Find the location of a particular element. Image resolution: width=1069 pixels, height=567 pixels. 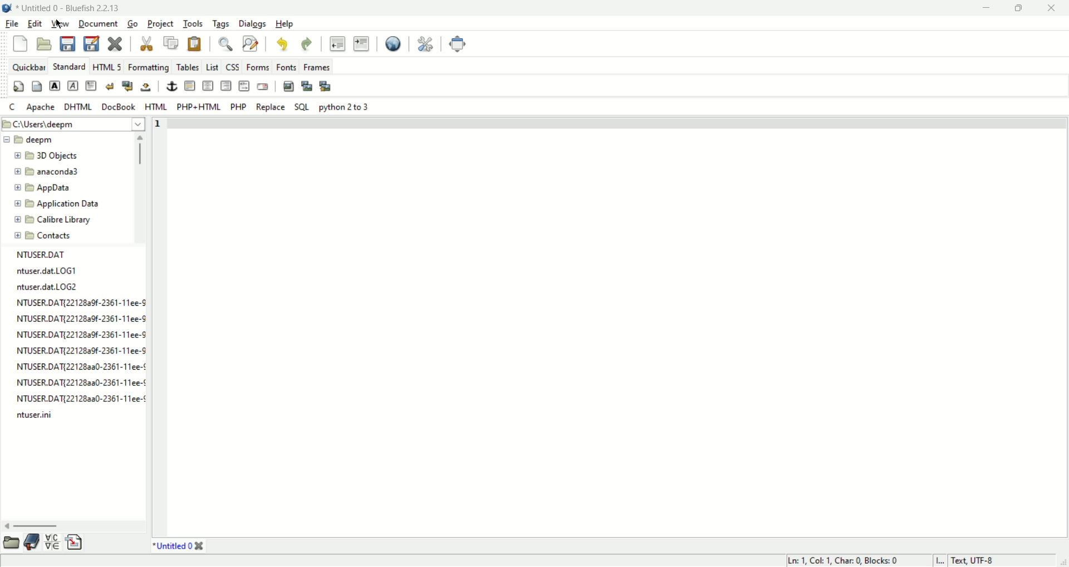

copy is located at coordinates (168, 42).